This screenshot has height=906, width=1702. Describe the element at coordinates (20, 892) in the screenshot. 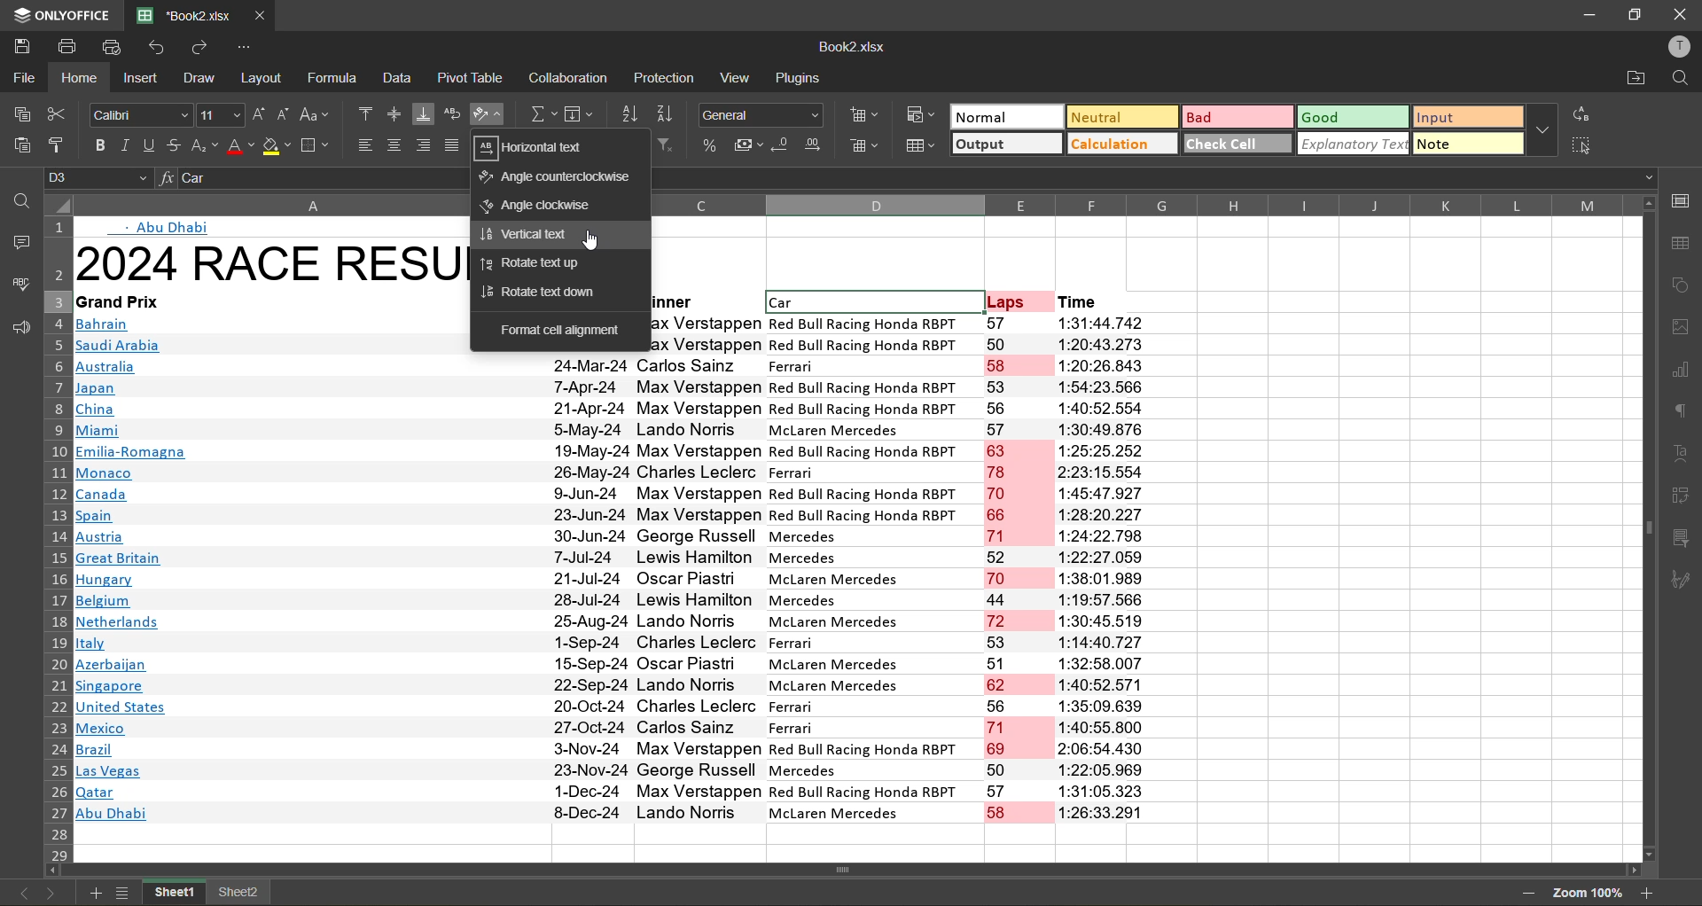

I see `previous` at that location.